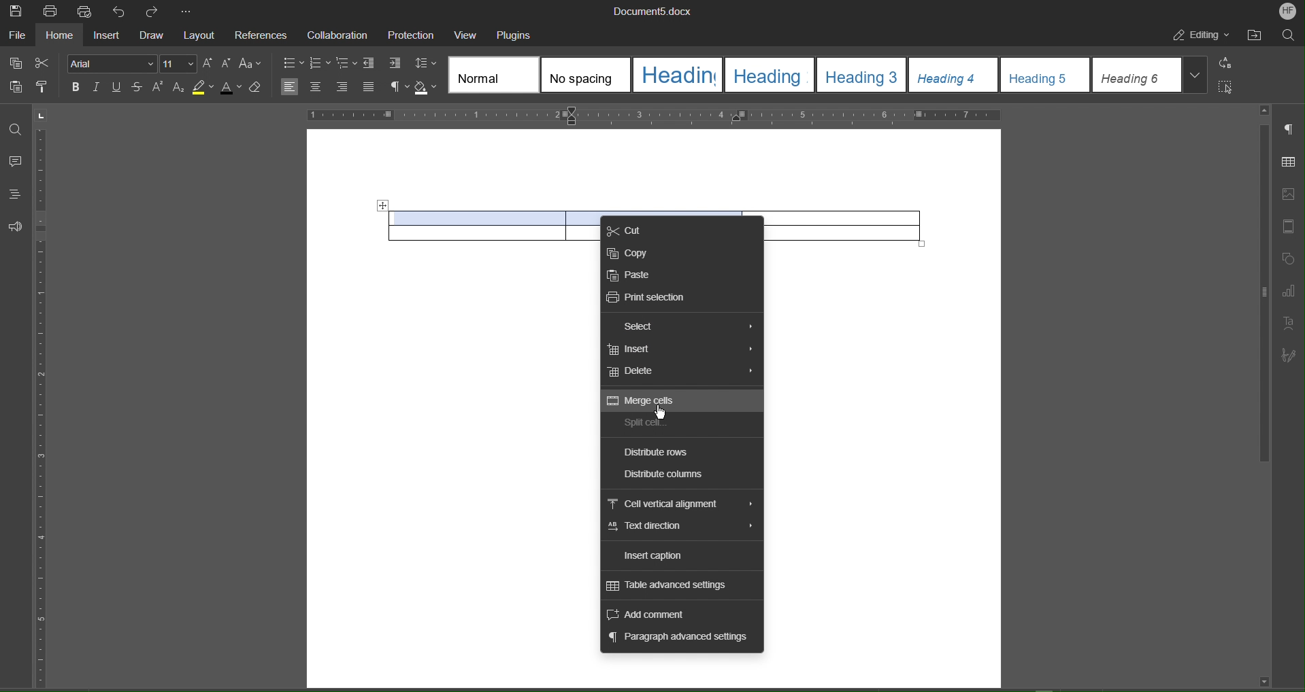 Image resolution: width=1305 pixels, height=692 pixels. Describe the element at coordinates (399, 88) in the screenshot. I see `Nonprinting characters` at that location.